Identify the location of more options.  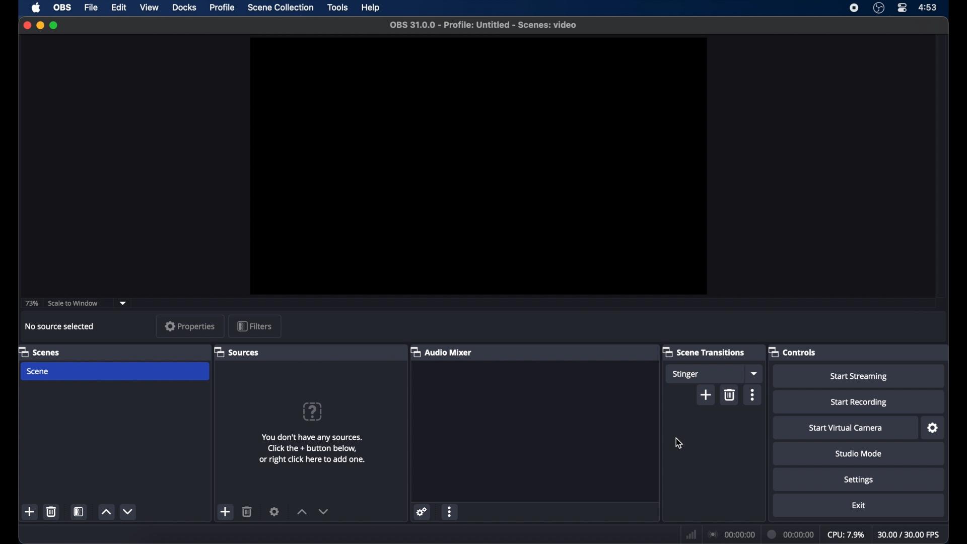
(451, 512).